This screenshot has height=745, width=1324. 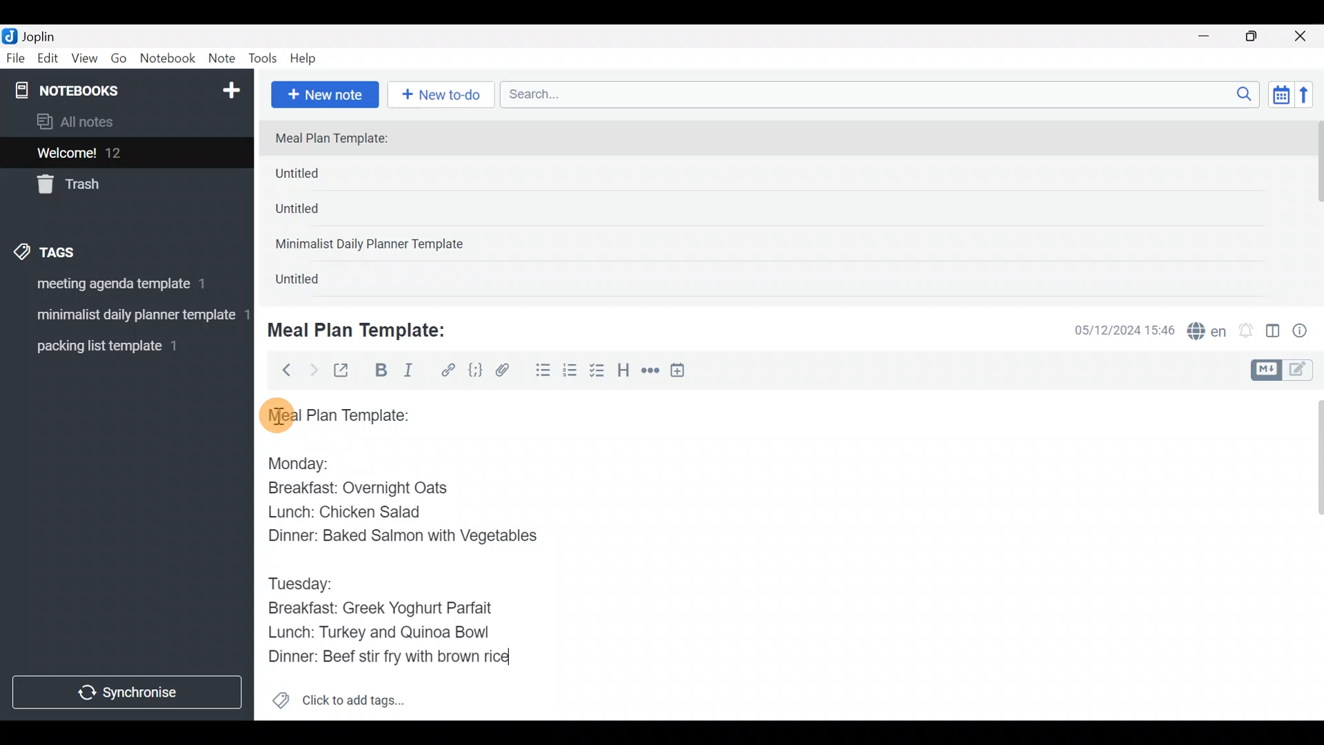 What do you see at coordinates (122, 346) in the screenshot?
I see `Tag 3` at bounding box center [122, 346].